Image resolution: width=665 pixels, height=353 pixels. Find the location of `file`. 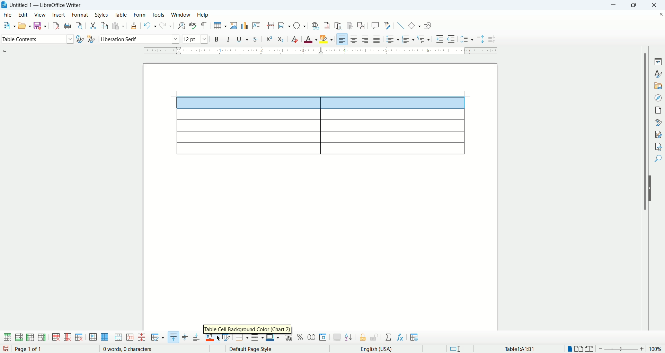

file is located at coordinates (8, 15).